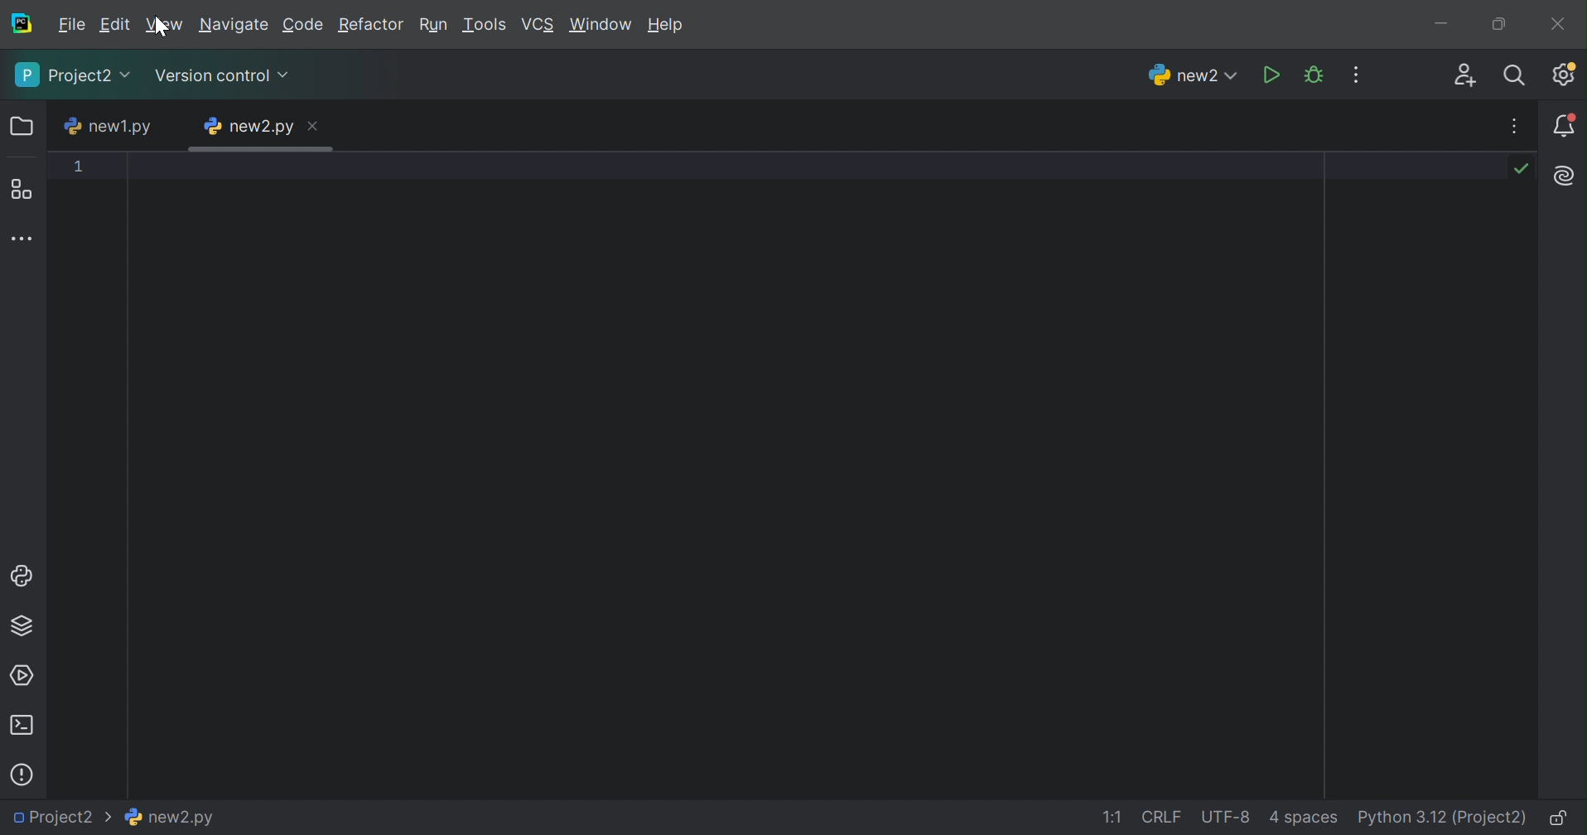 The image size is (1587, 835). What do you see at coordinates (1567, 124) in the screenshot?
I see `Notifications` at bounding box center [1567, 124].